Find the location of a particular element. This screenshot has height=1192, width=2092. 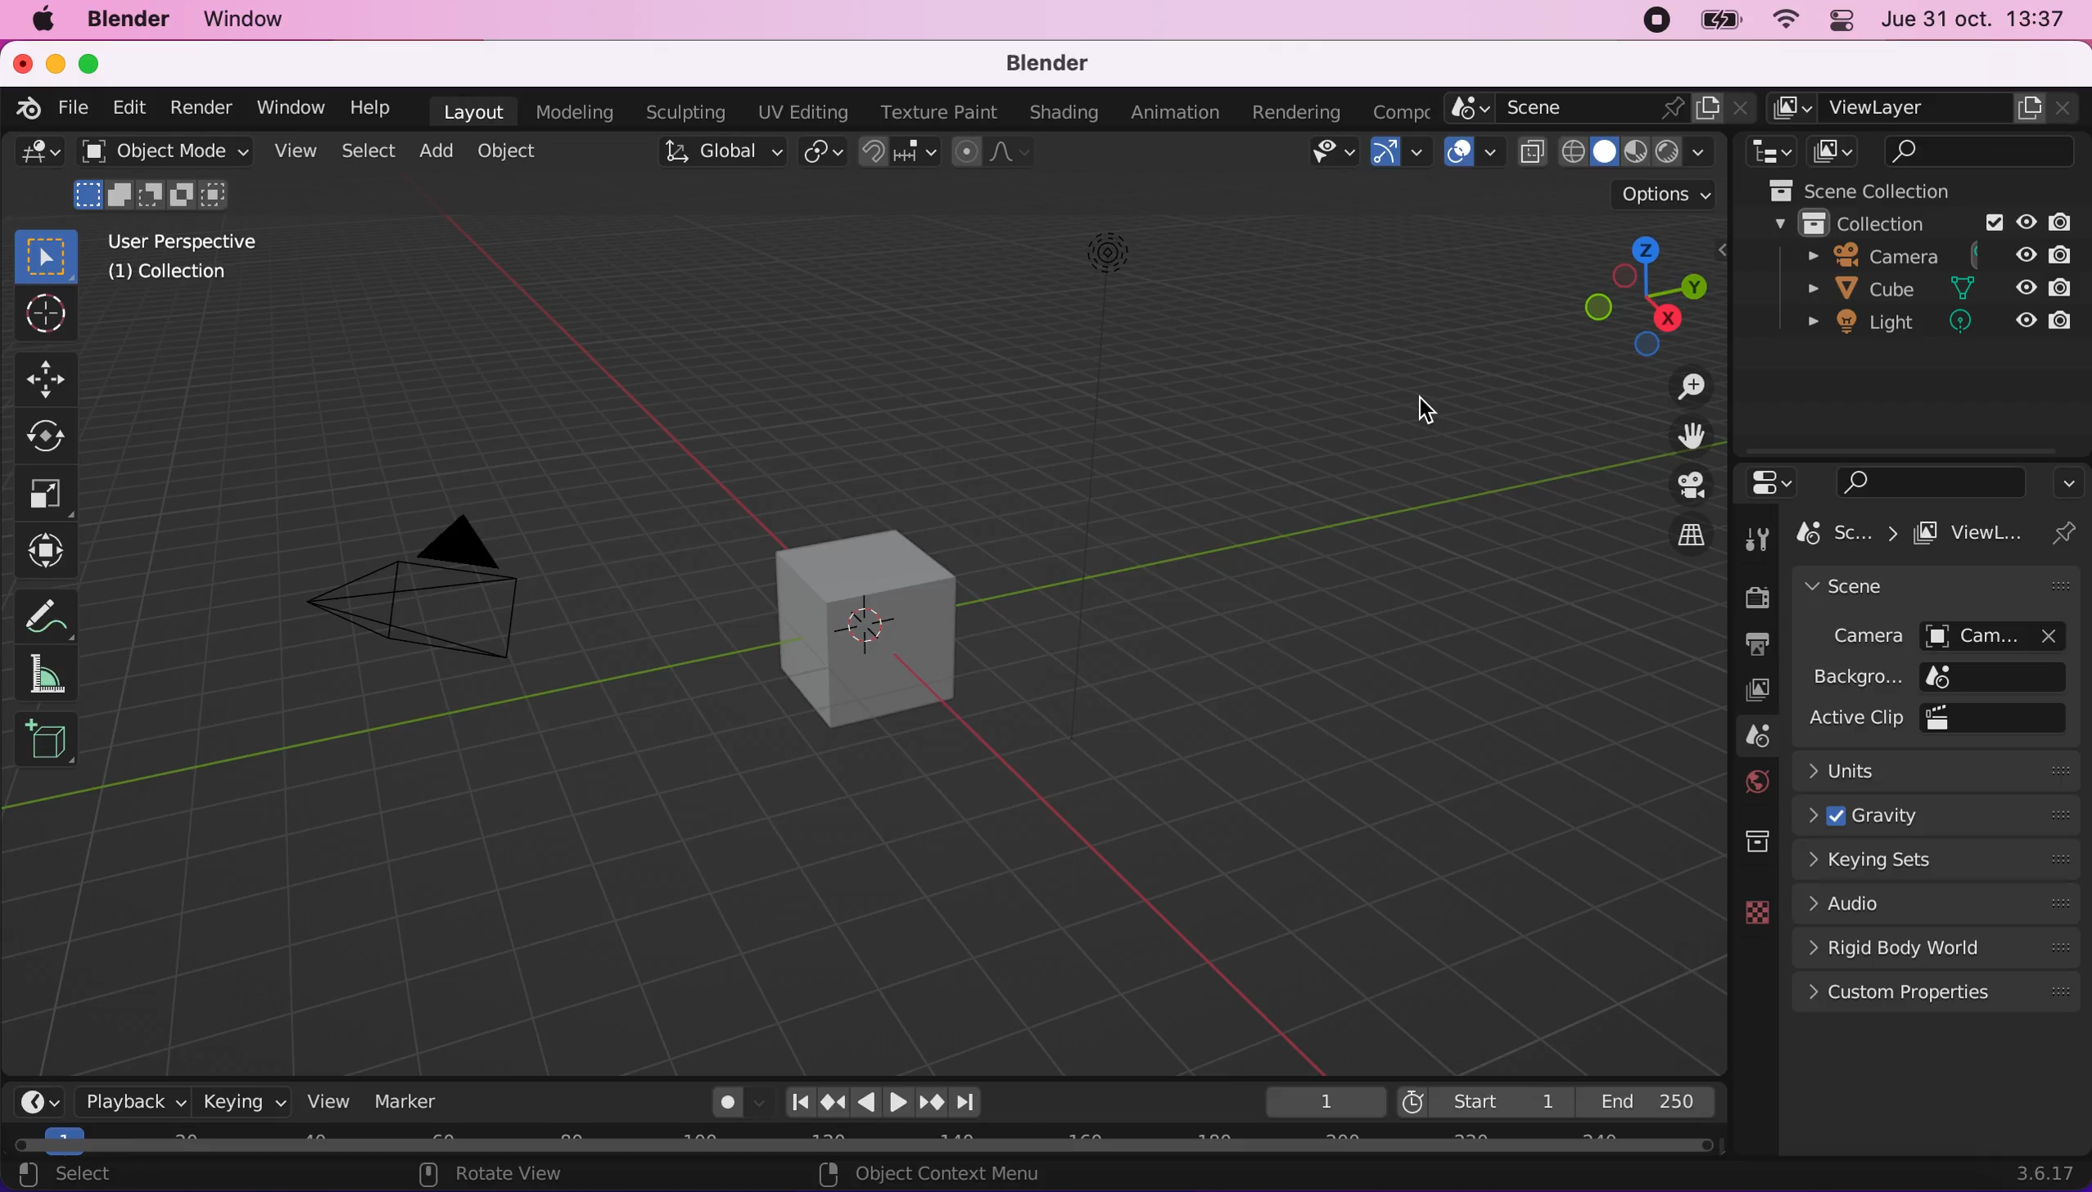

reproduction bar is located at coordinates (897, 1102).